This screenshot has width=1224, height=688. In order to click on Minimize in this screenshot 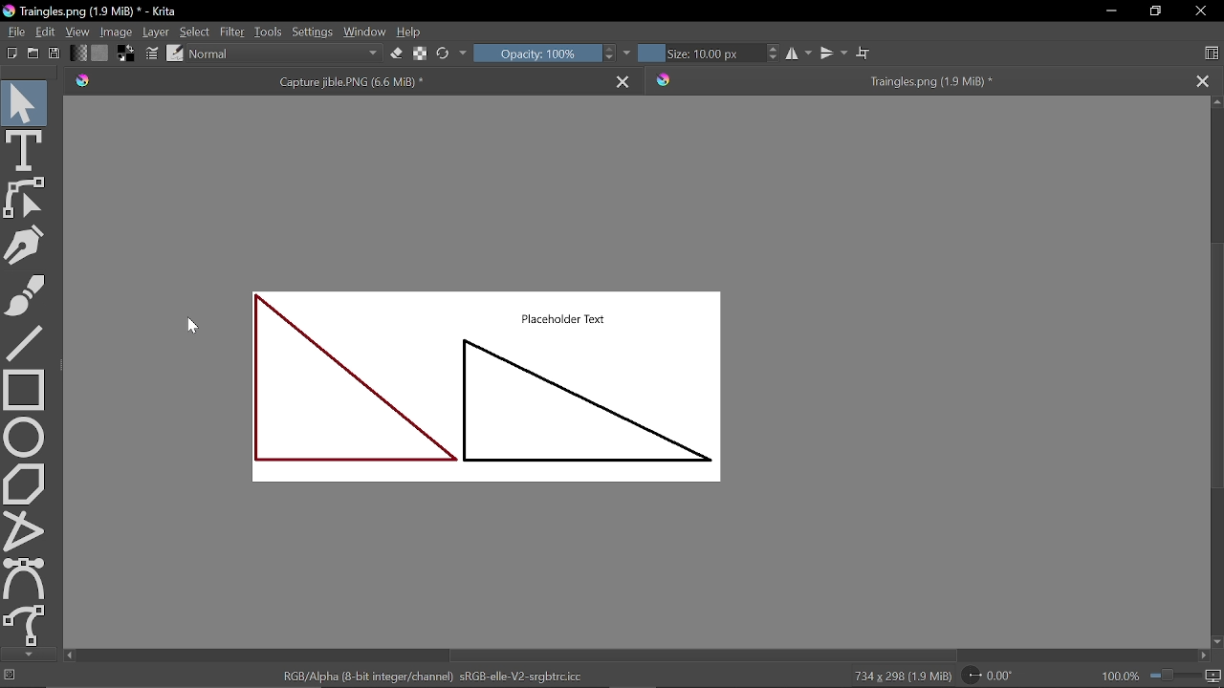, I will do `click(1113, 11)`.